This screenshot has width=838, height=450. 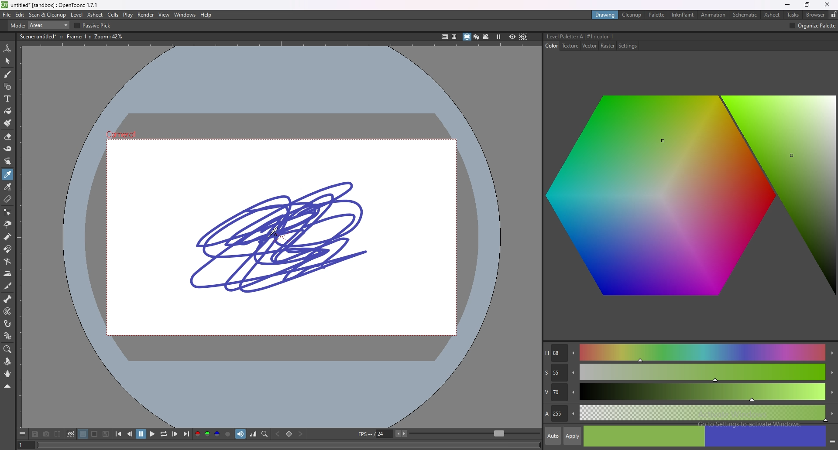 What do you see at coordinates (7, 86) in the screenshot?
I see `geometric tool` at bounding box center [7, 86].